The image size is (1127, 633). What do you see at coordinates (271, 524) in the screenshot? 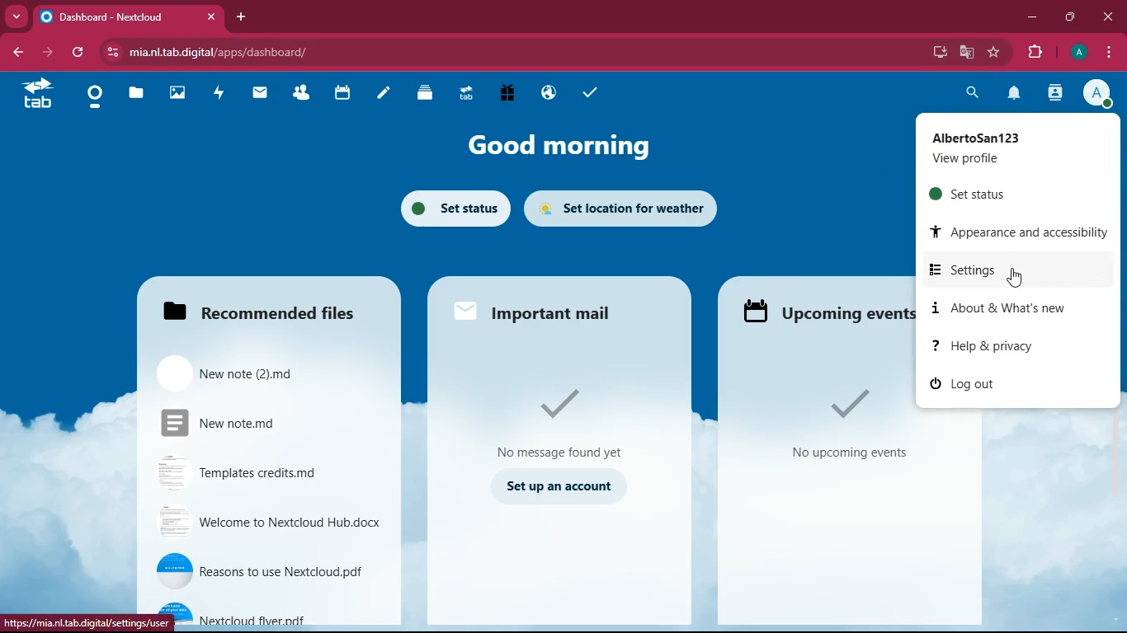
I see `Welcome to Nextcloud Hub.docx` at bounding box center [271, 524].